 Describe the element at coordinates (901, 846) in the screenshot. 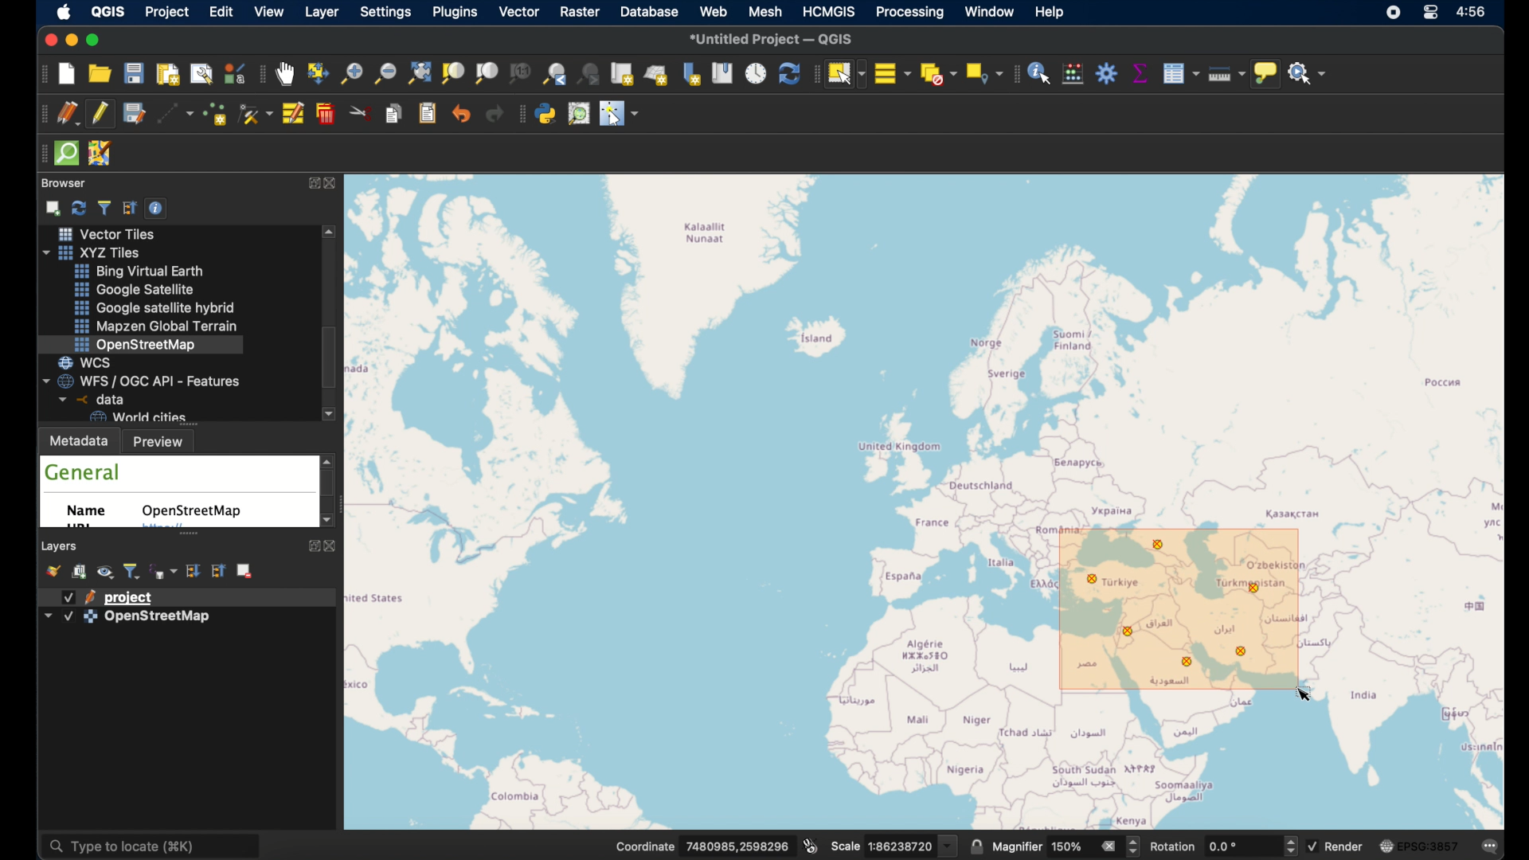

I see `Scale value` at that location.